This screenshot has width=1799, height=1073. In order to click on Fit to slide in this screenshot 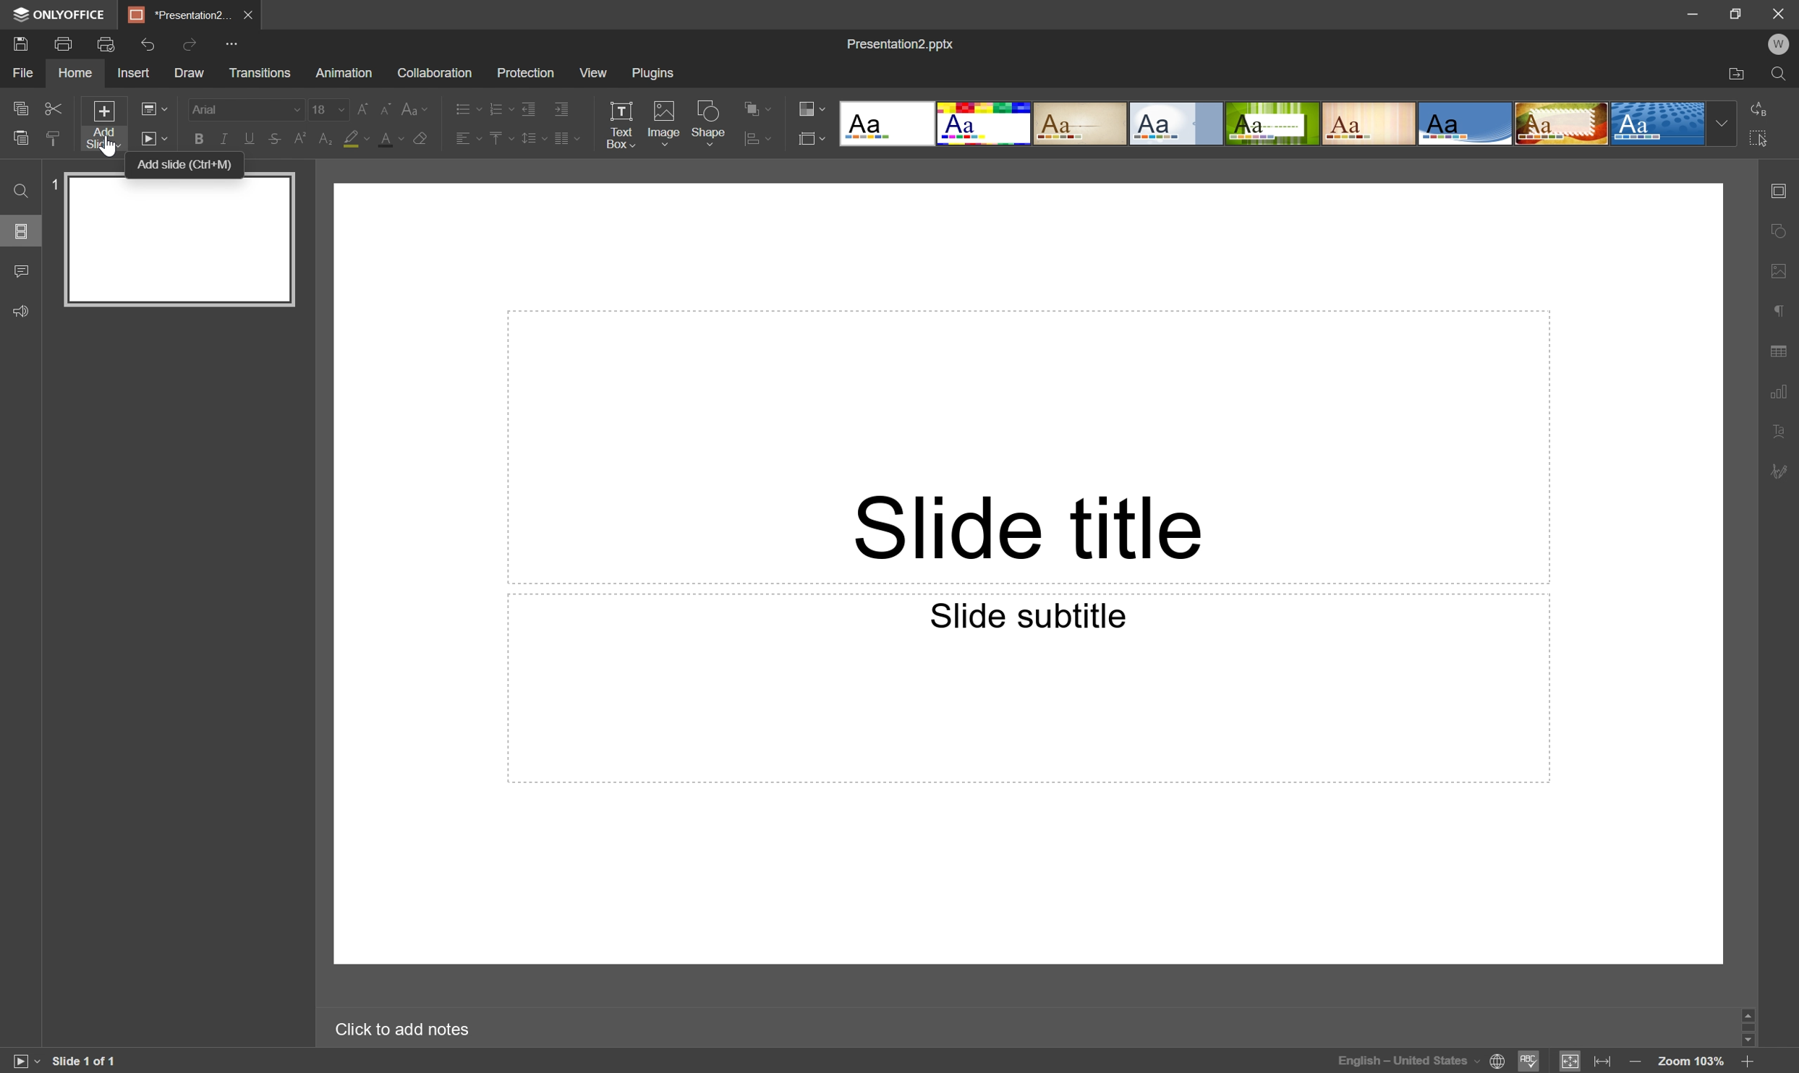, I will do `click(1571, 1060)`.